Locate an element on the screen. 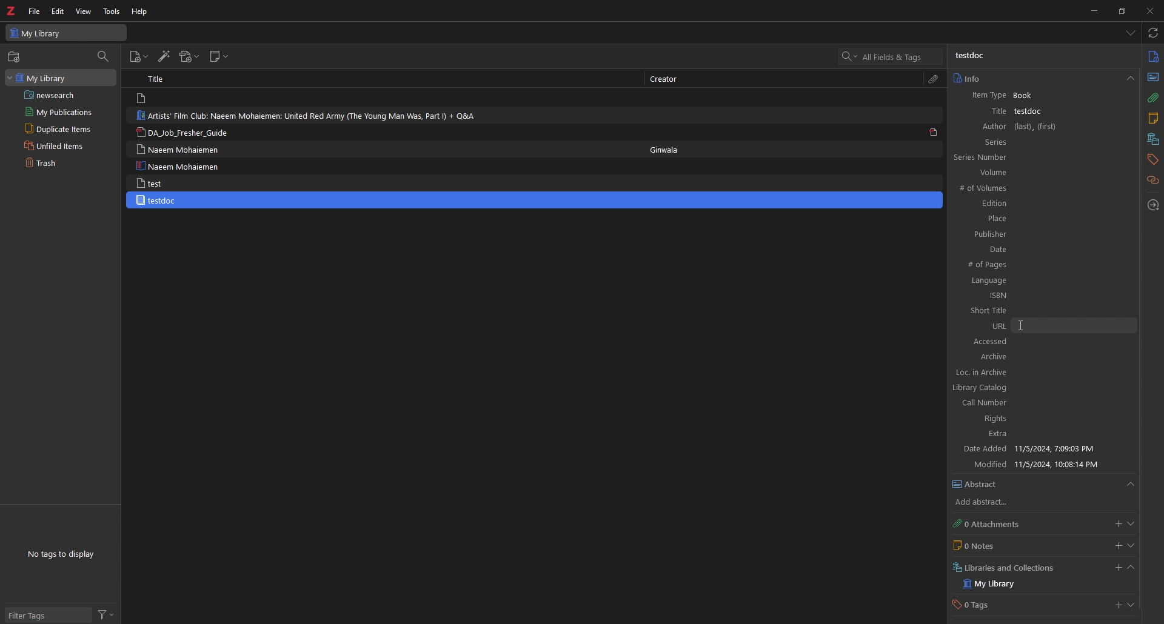  show is located at coordinates (1131, 523).